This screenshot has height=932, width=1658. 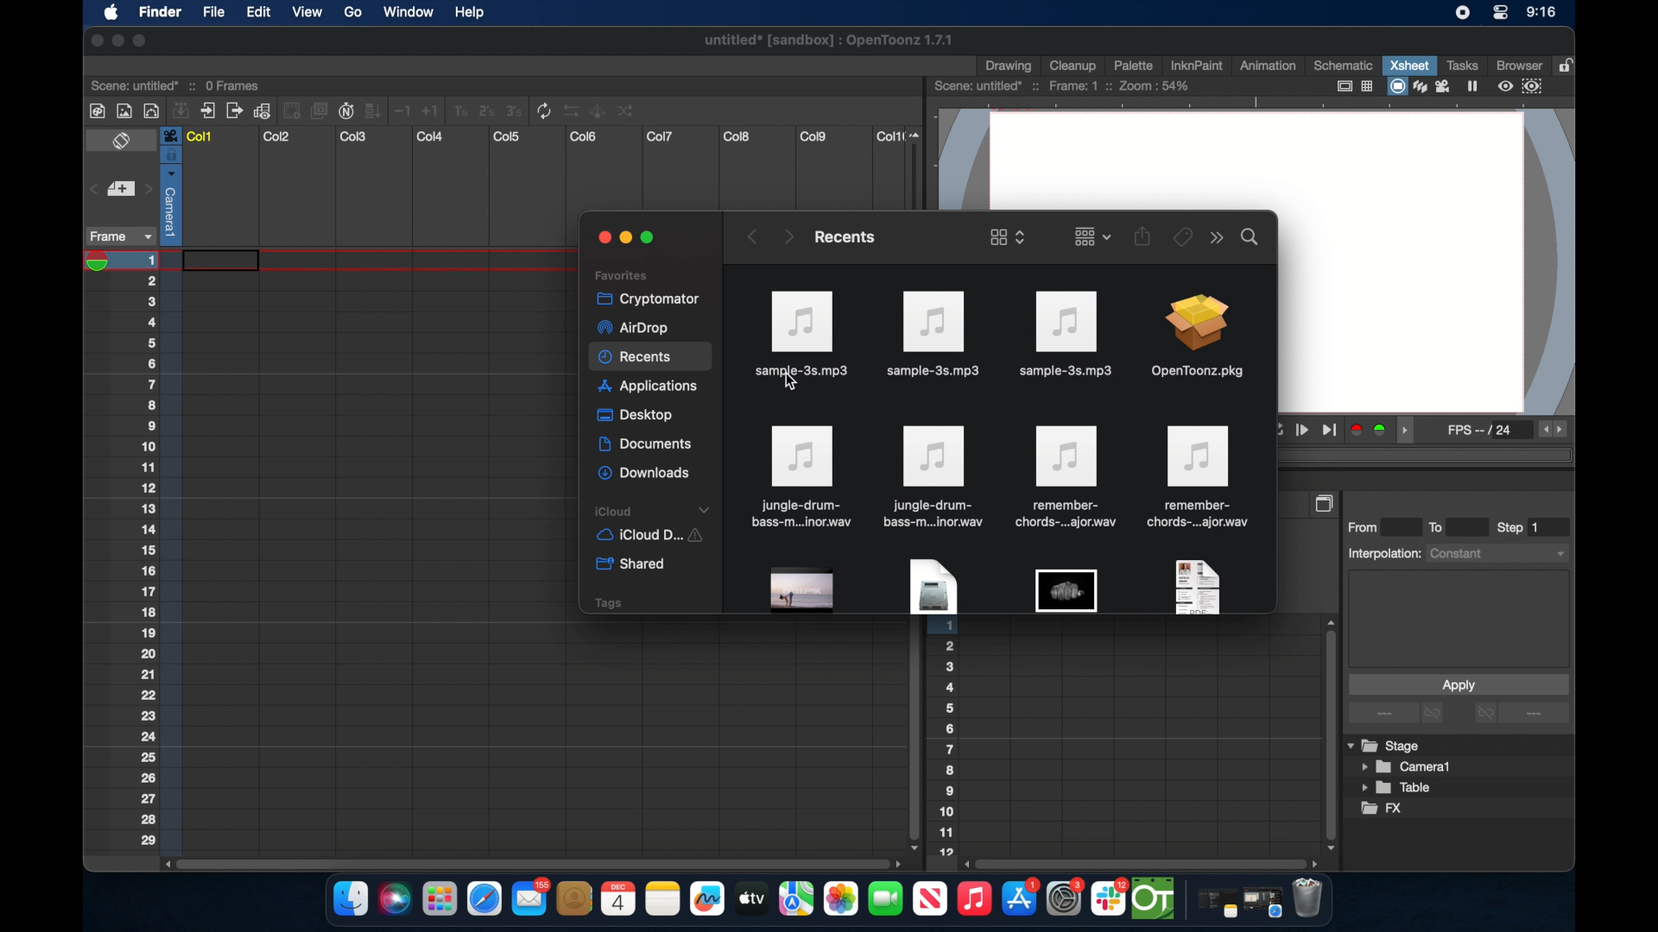 I want to click on scroll box, so click(x=1328, y=734).